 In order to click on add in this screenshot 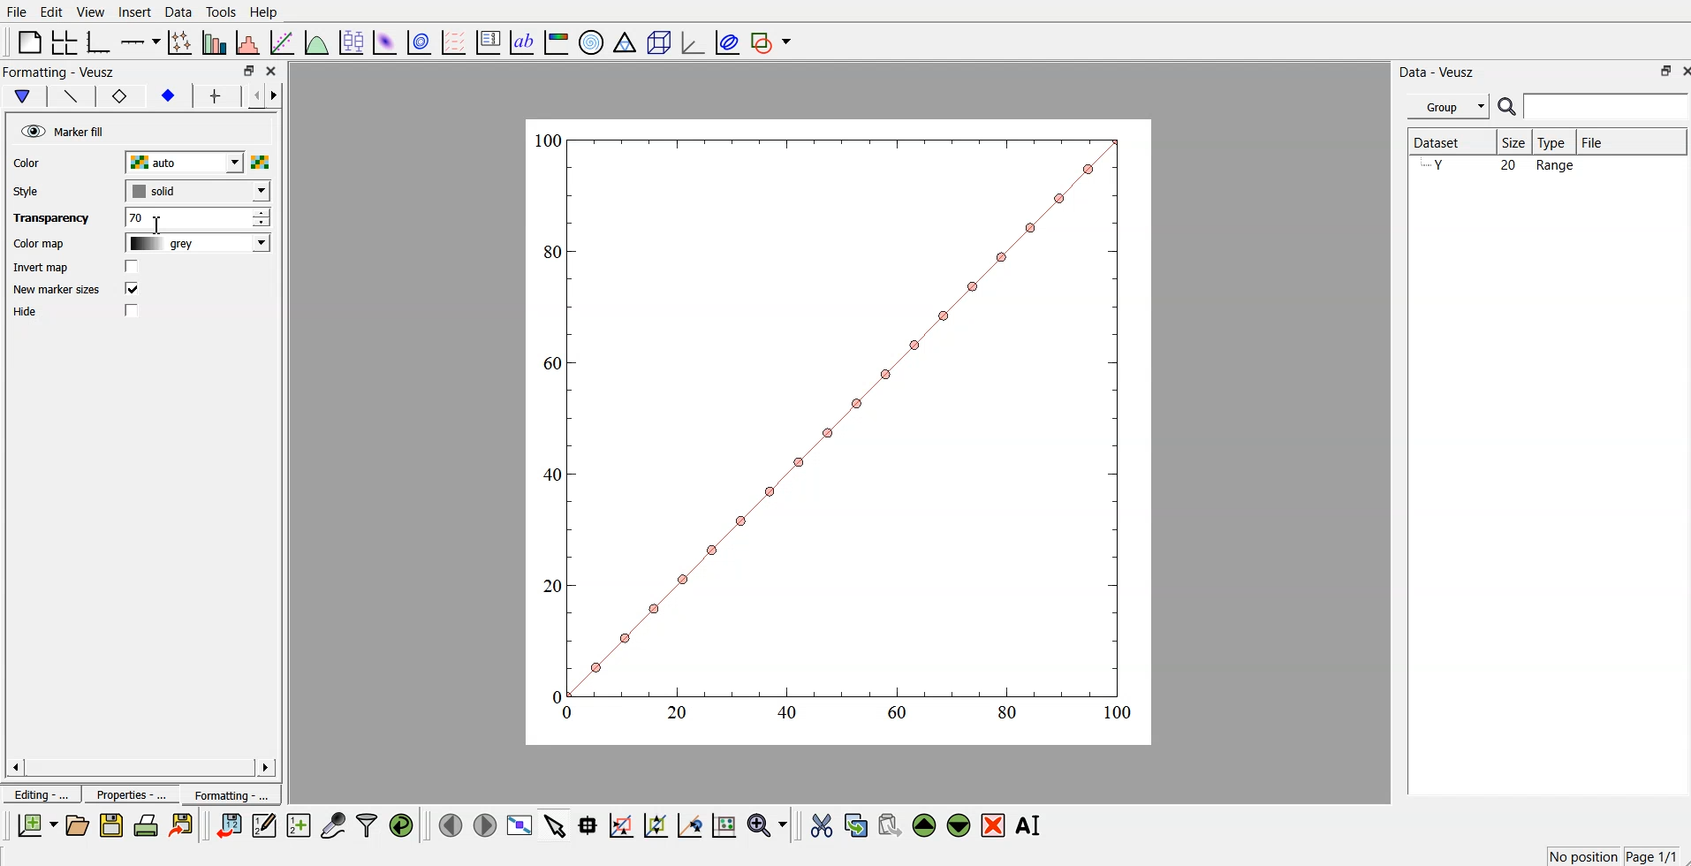, I will do `click(211, 96)`.